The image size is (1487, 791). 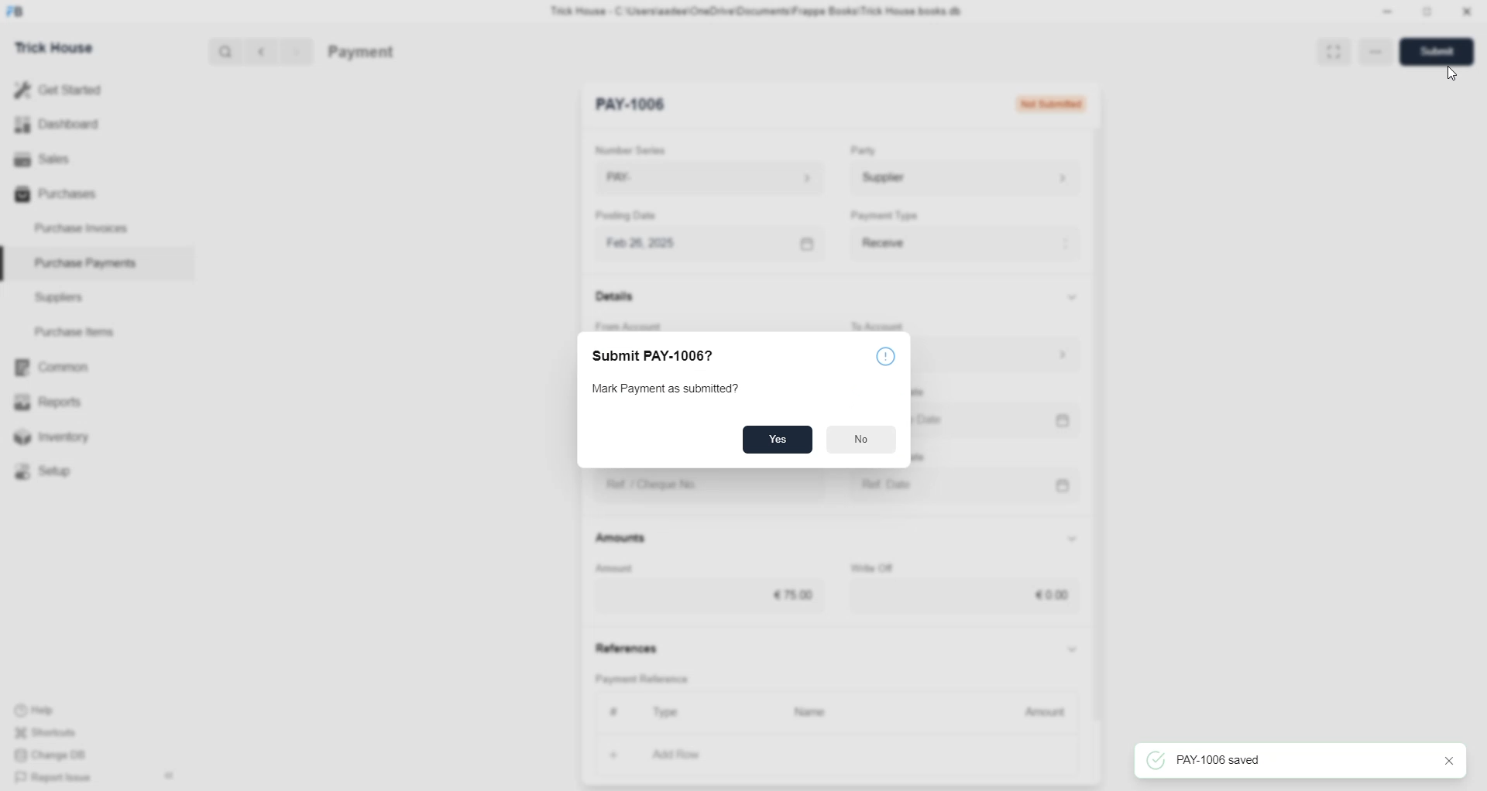 I want to click on Submit PAY-1006?, so click(x=665, y=358).